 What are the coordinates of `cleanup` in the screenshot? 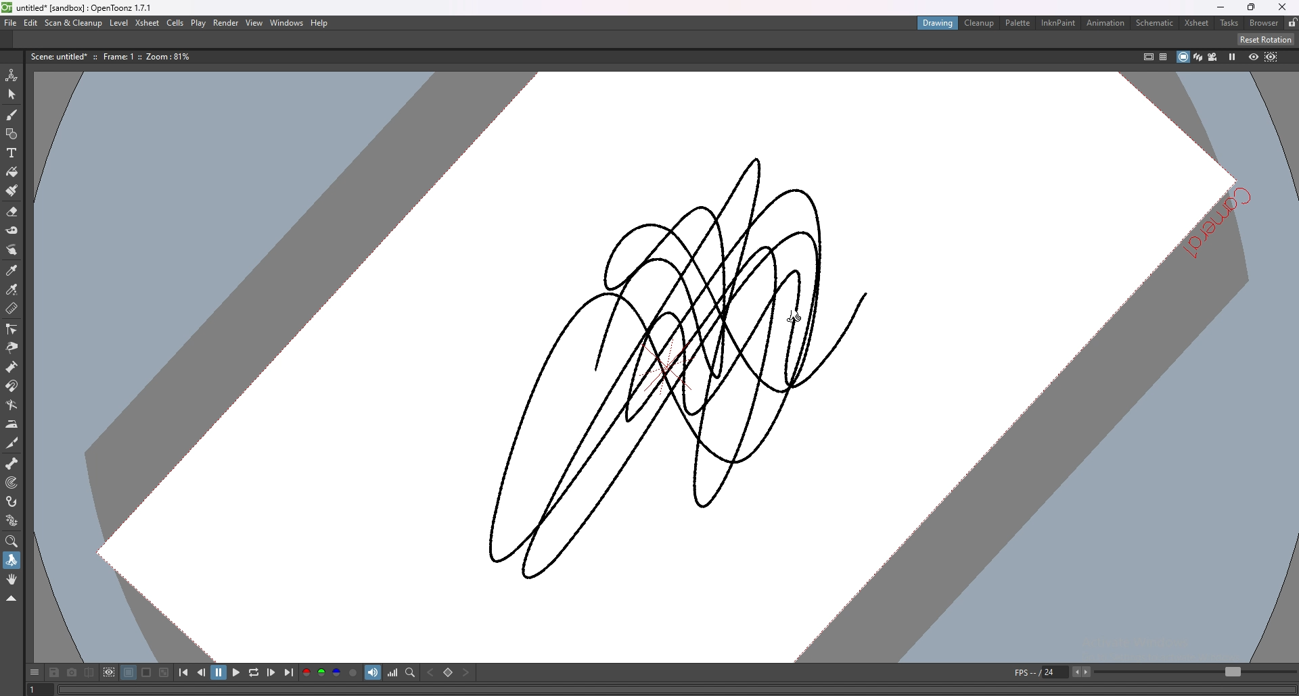 It's located at (980, 22).